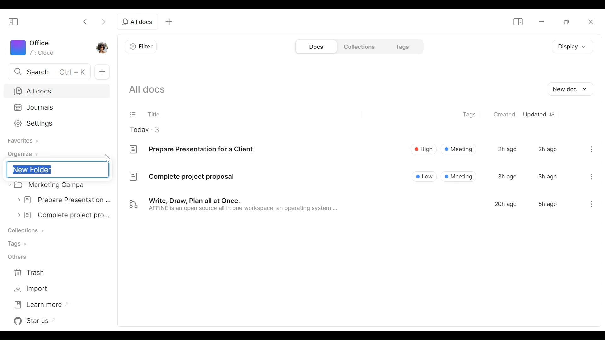 The width and height of the screenshot is (605, 340). I want to click on Trash, so click(34, 271).